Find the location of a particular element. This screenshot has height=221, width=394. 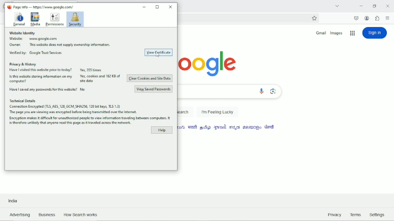

language is located at coordinates (192, 127).